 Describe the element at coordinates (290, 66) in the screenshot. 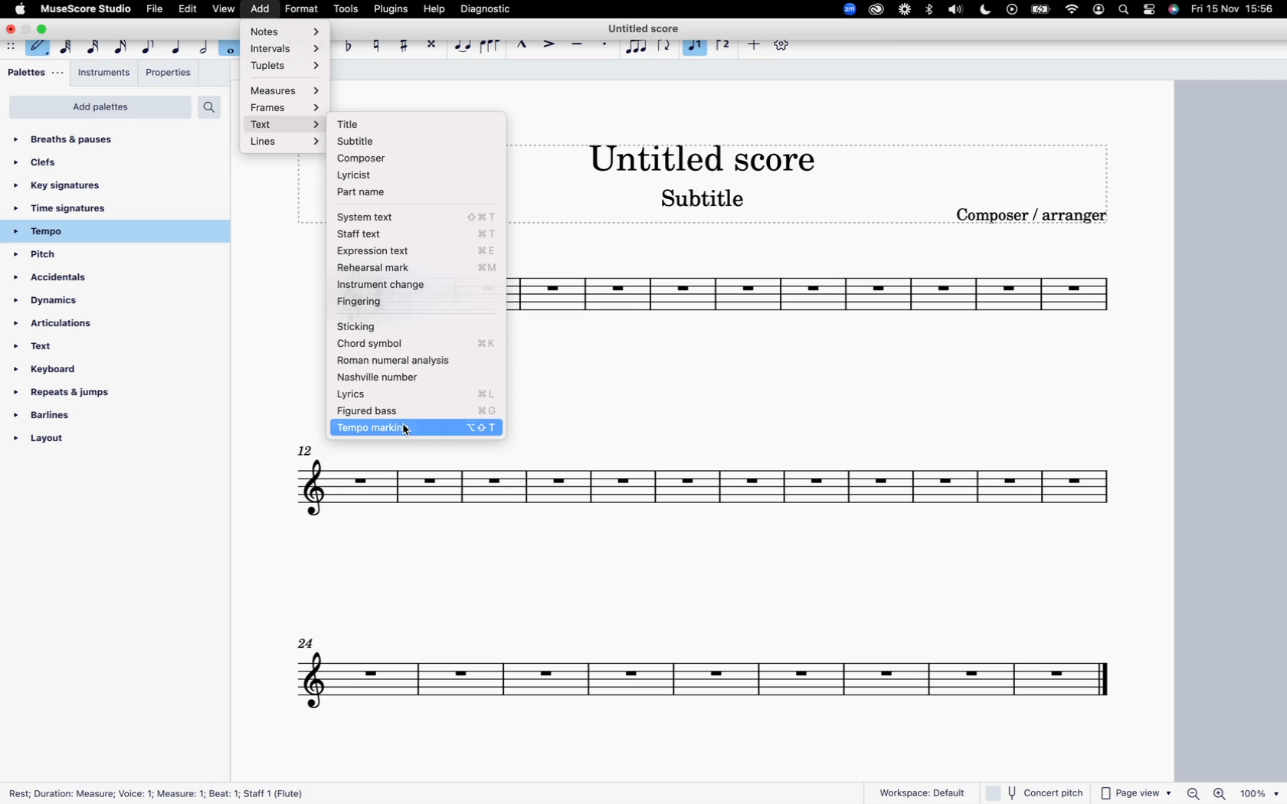

I see `tuplets` at that location.